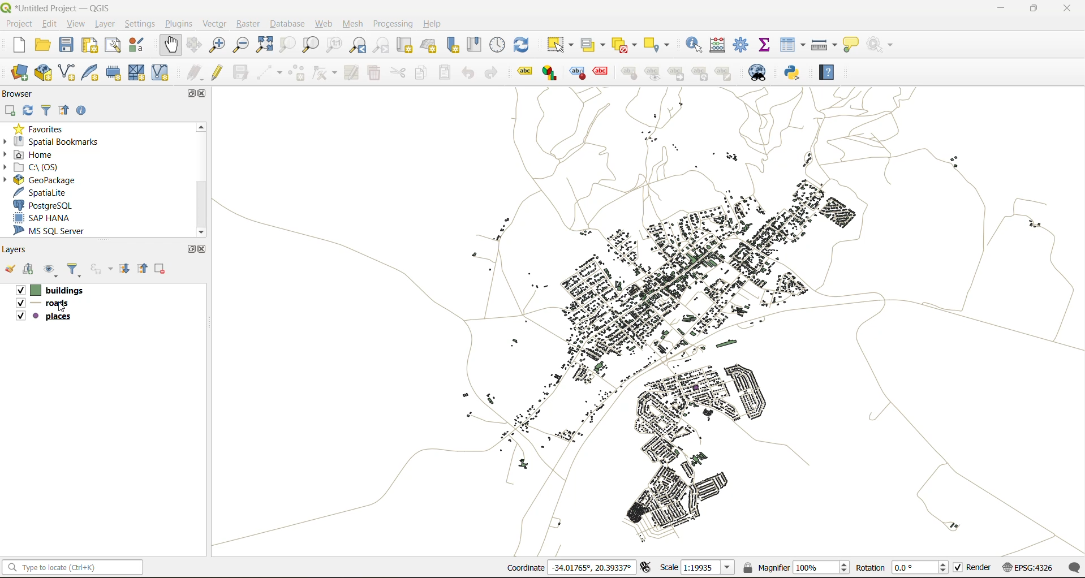 The height and width of the screenshot is (578, 1085). What do you see at coordinates (653, 73) in the screenshot?
I see `show\hide labels and diagrams` at bounding box center [653, 73].